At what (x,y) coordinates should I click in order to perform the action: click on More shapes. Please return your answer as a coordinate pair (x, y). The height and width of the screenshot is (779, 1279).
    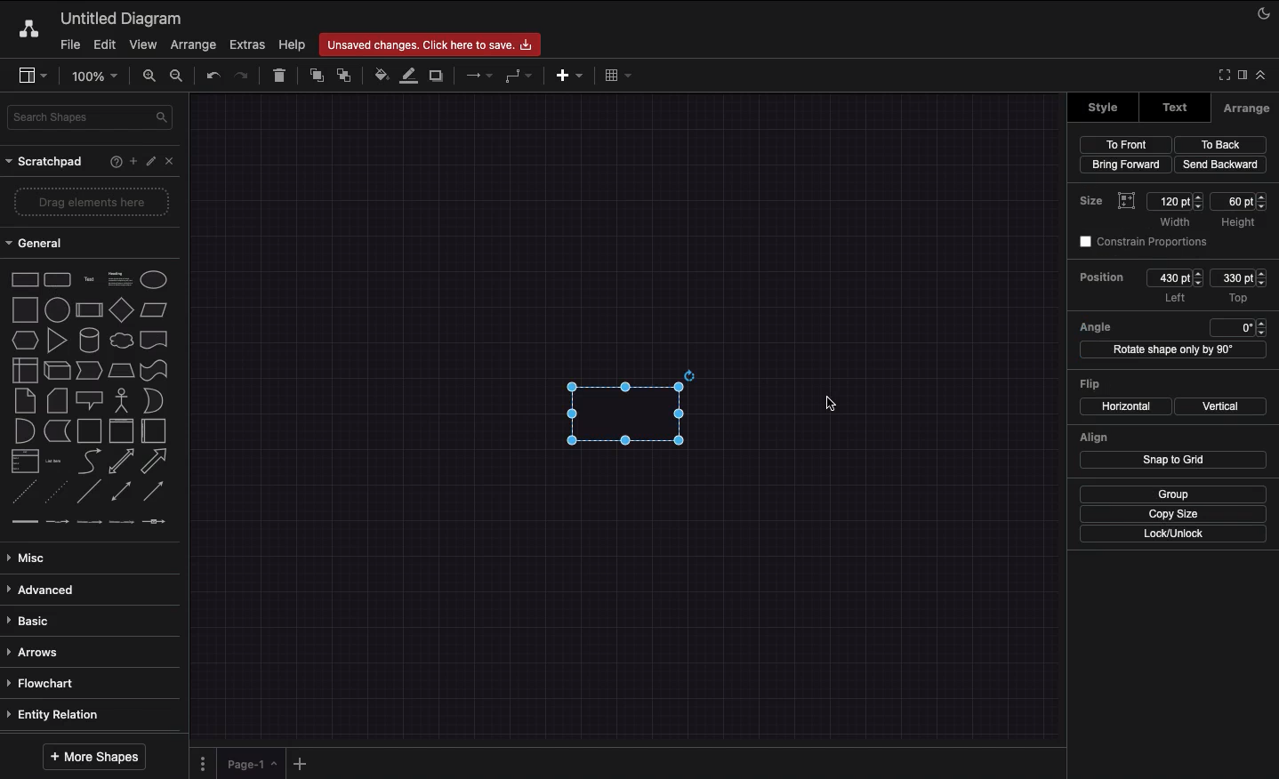
    Looking at the image, I should click on (94, 757).